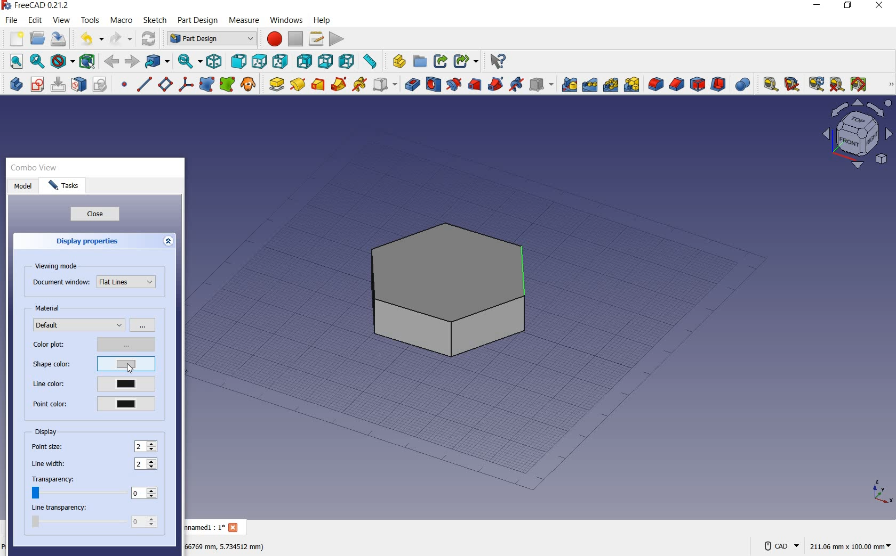  What do you see at coordinates (78, 520) in the screenshot?
I see `line transparency` at bounding box center [78, 520].